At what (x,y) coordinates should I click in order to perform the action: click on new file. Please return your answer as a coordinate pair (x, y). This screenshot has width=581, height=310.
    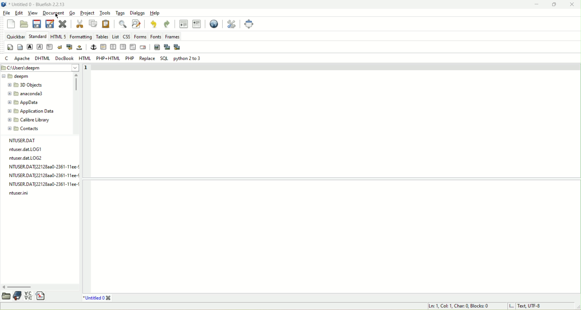
    Looking at the image, I should click on (12, 24).